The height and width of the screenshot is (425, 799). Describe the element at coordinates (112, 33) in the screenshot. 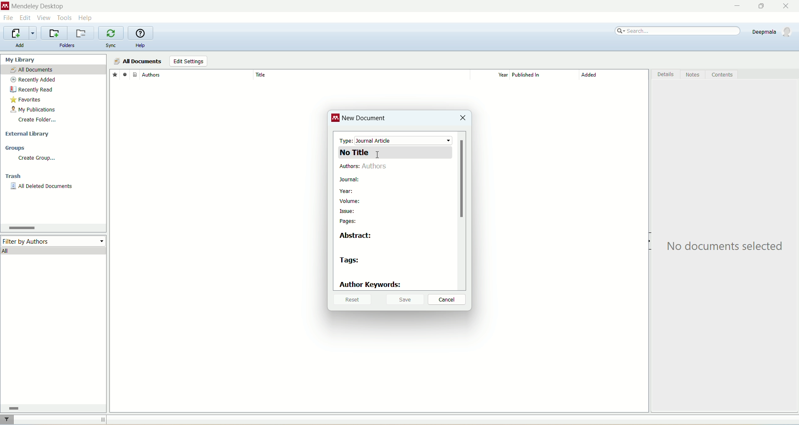

I see `synchronize library with mendeley web` at that location.